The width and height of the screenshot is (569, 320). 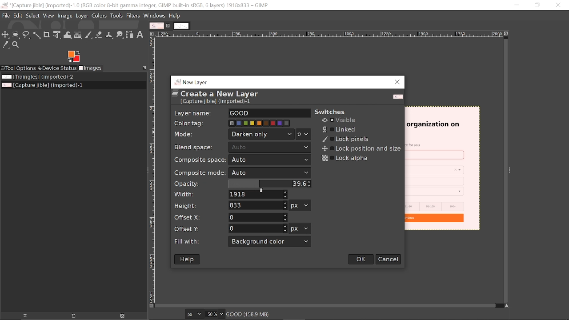 What do you see at coordinates (188, 217) in the screenshot?
I see `Offset X:` at bounding box center [188, 217].